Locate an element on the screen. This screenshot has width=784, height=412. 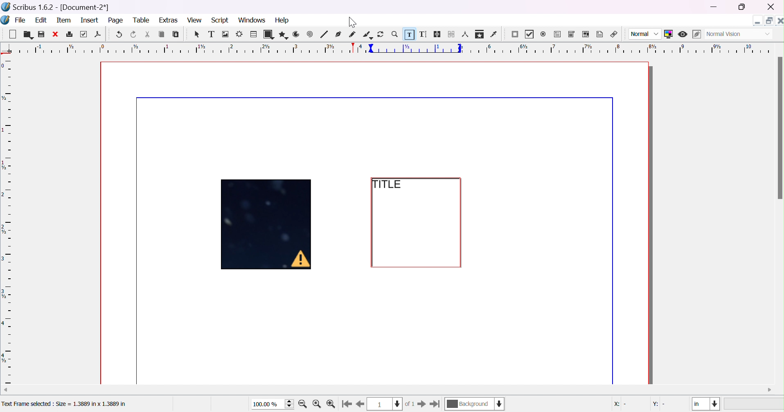
scribus 1.6.2 - [Document-2*] is located at coordinates (56, 7).